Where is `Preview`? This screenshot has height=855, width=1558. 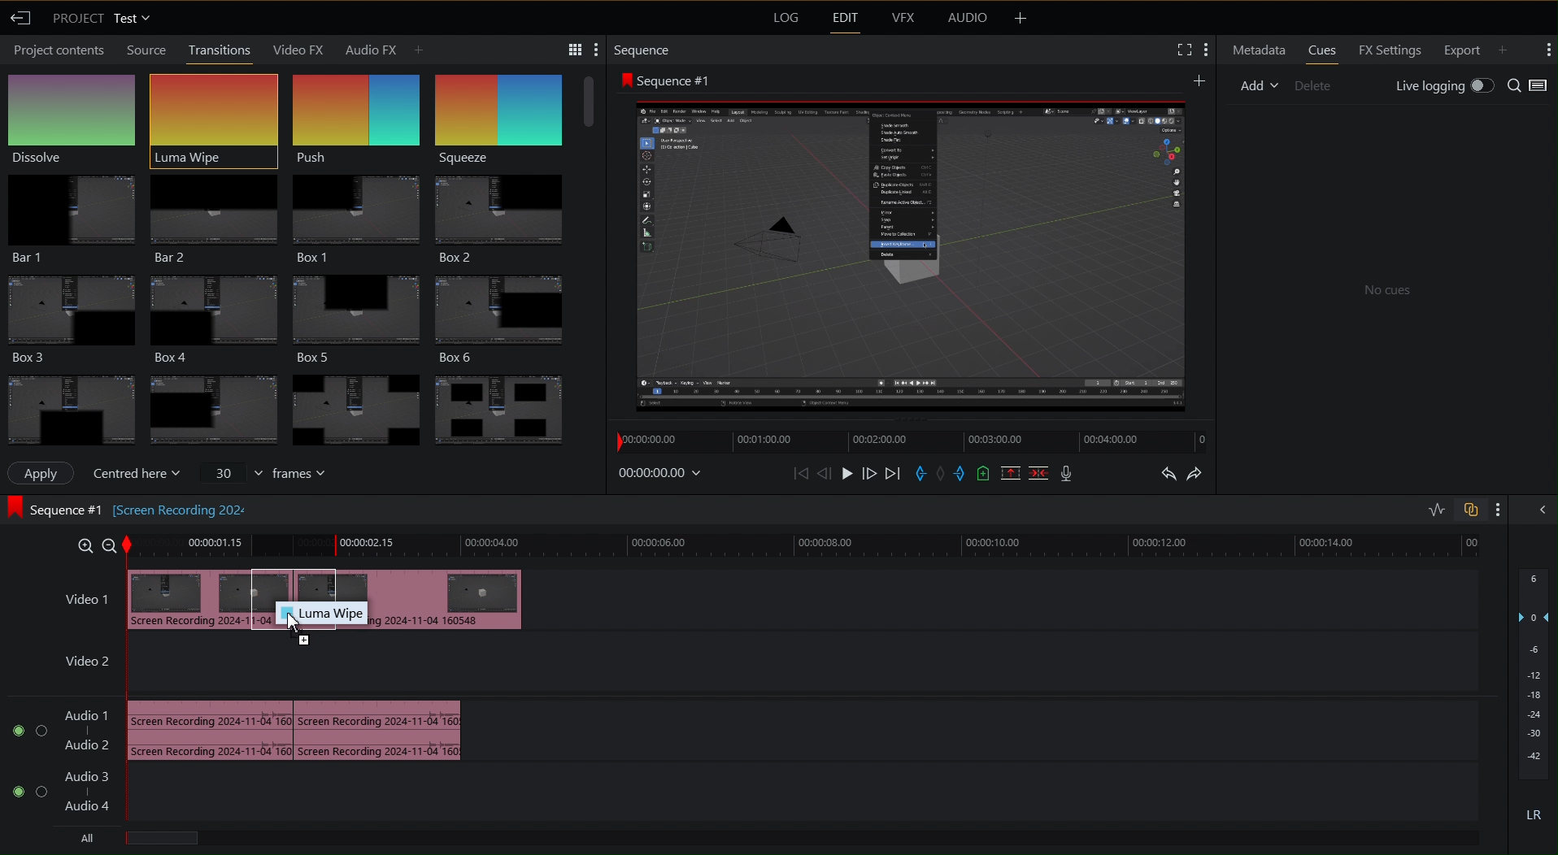 Preview is located at coordinates (912, 254).